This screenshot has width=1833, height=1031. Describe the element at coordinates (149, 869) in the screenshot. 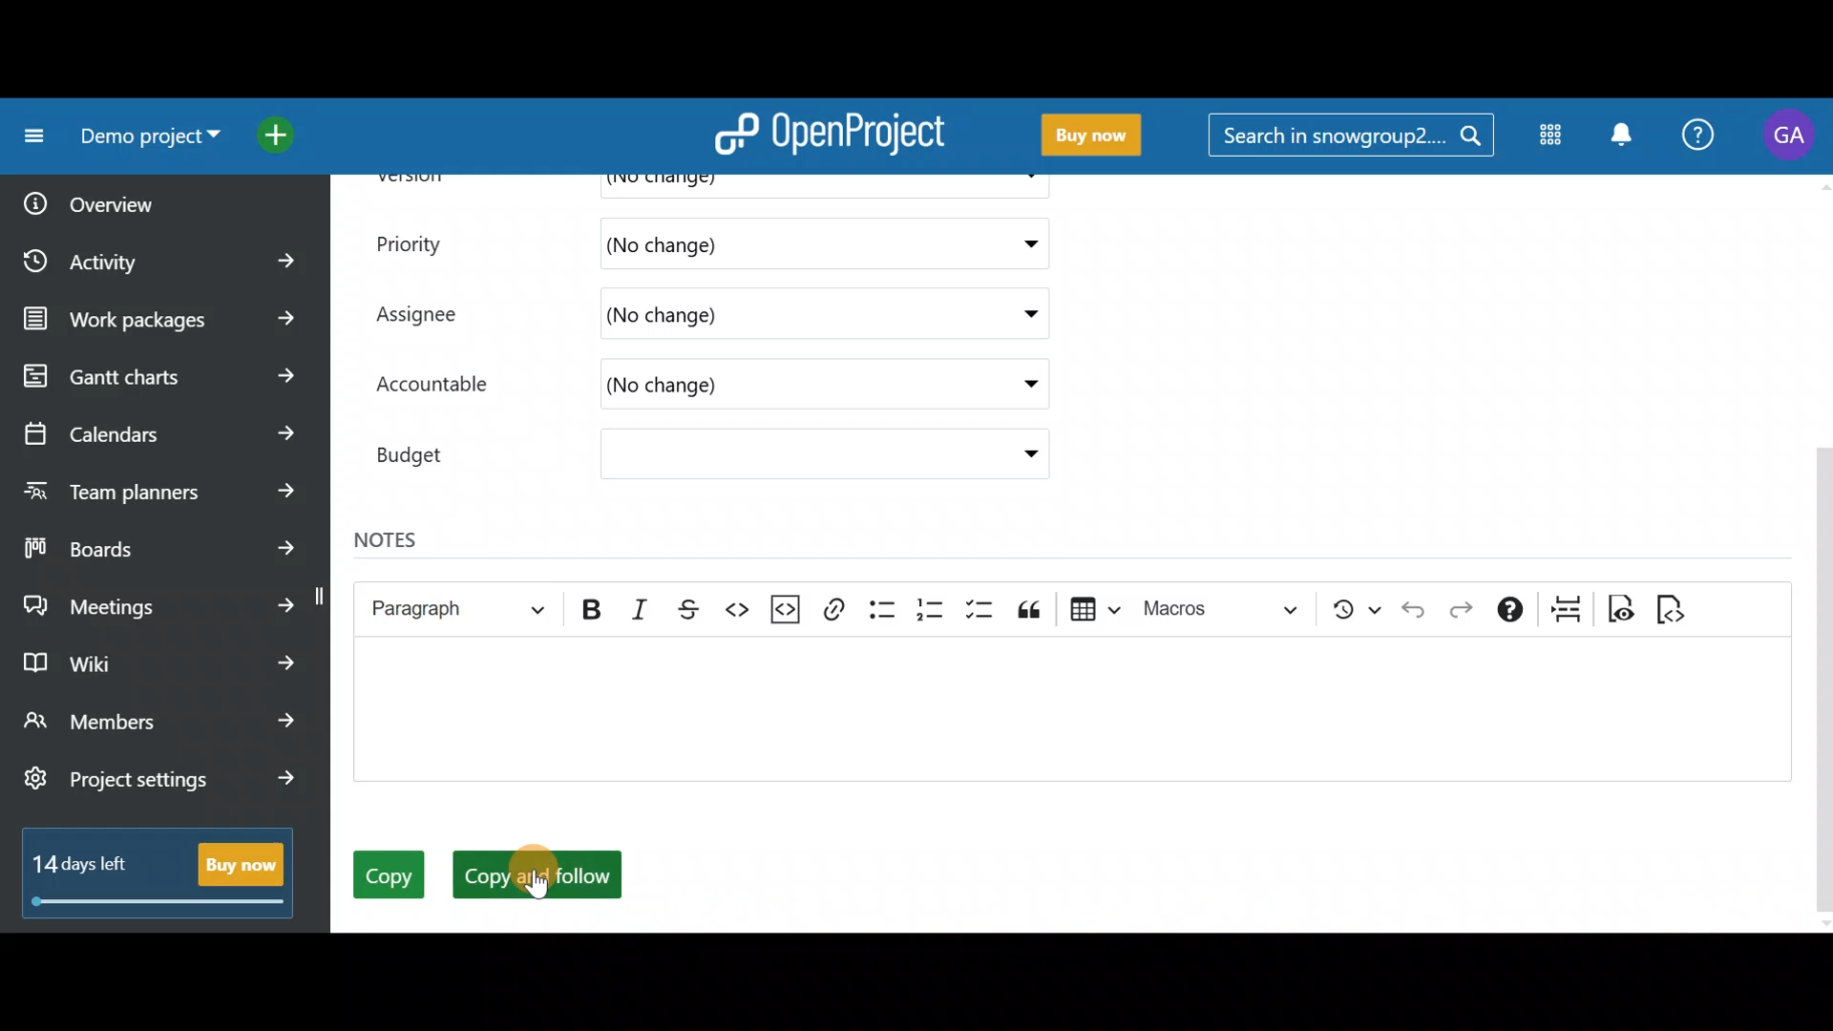

I see `14 days left - Buy now` at that location.